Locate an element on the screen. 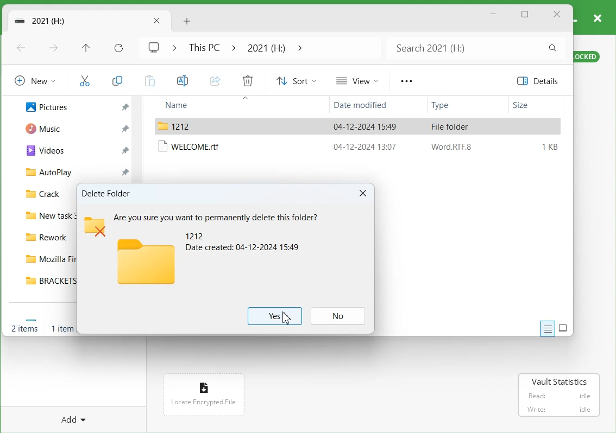  Share is located at coordinates (215, 80).